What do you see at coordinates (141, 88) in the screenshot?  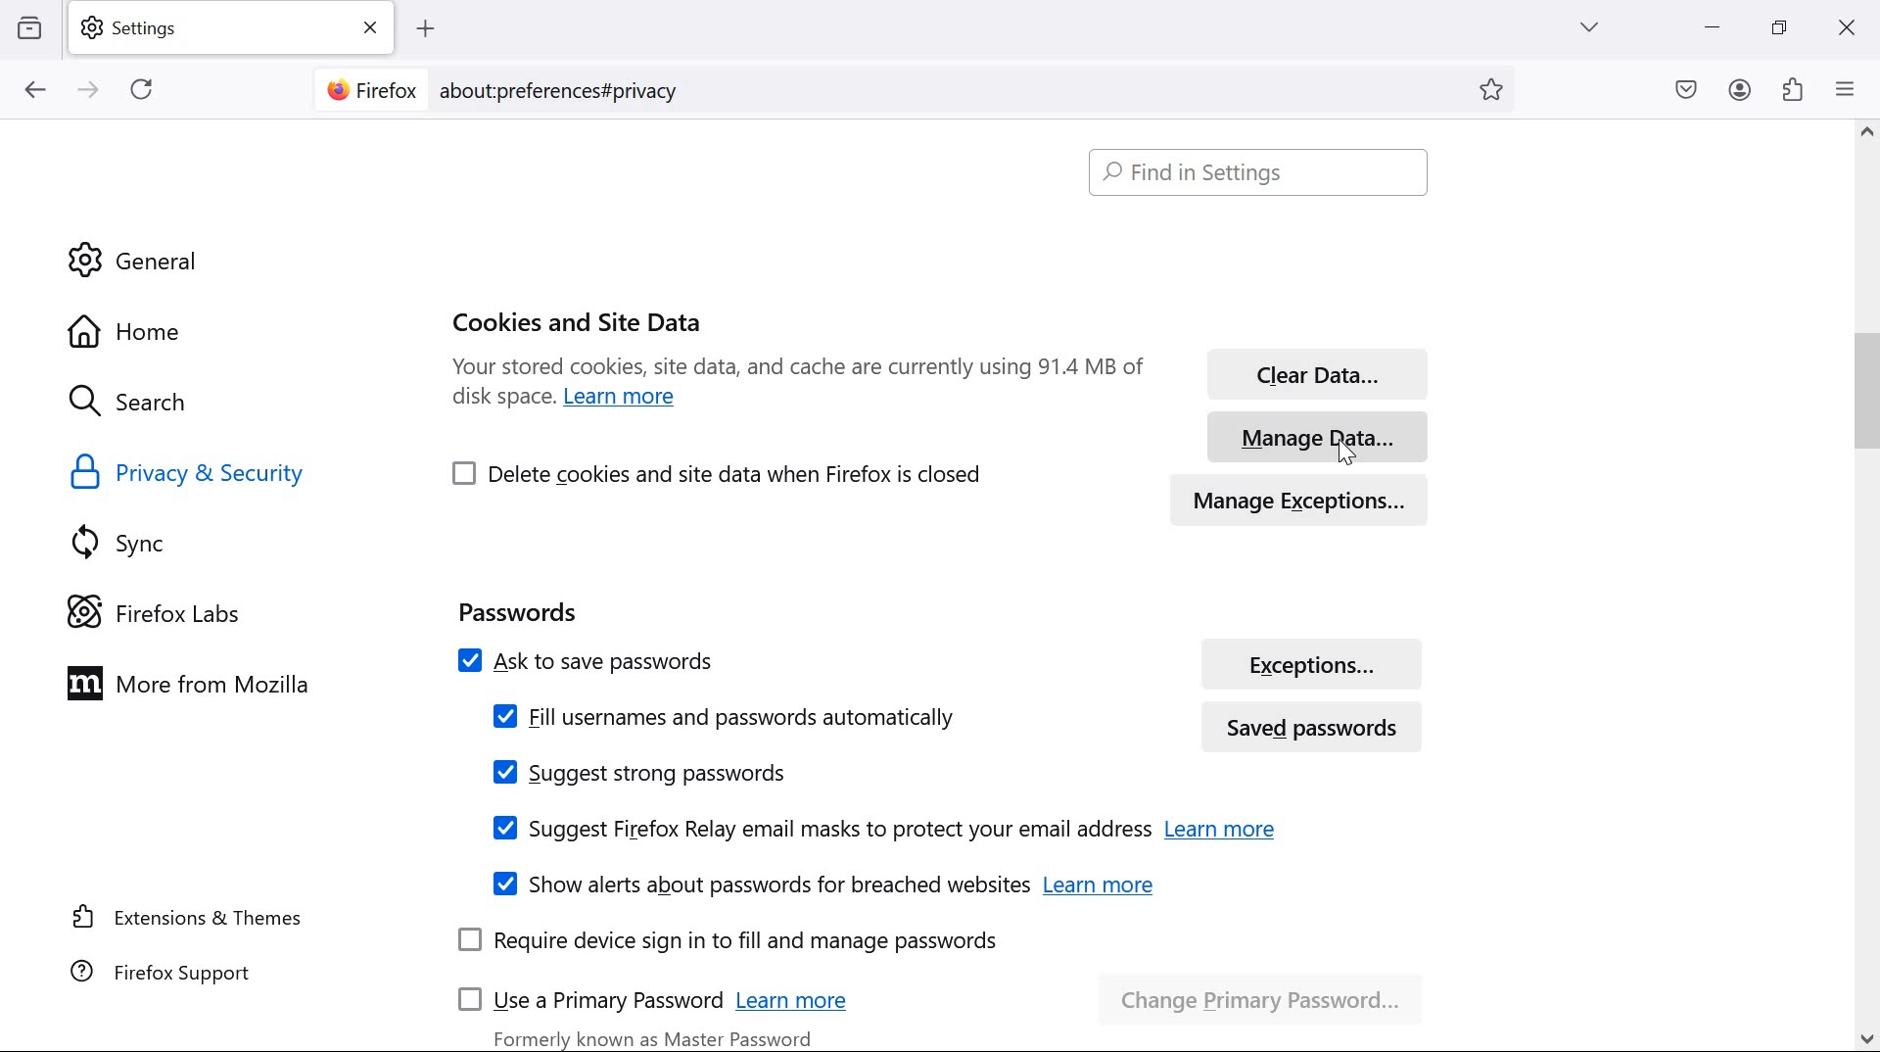 I see `reload` at bounding box center [141, 88].